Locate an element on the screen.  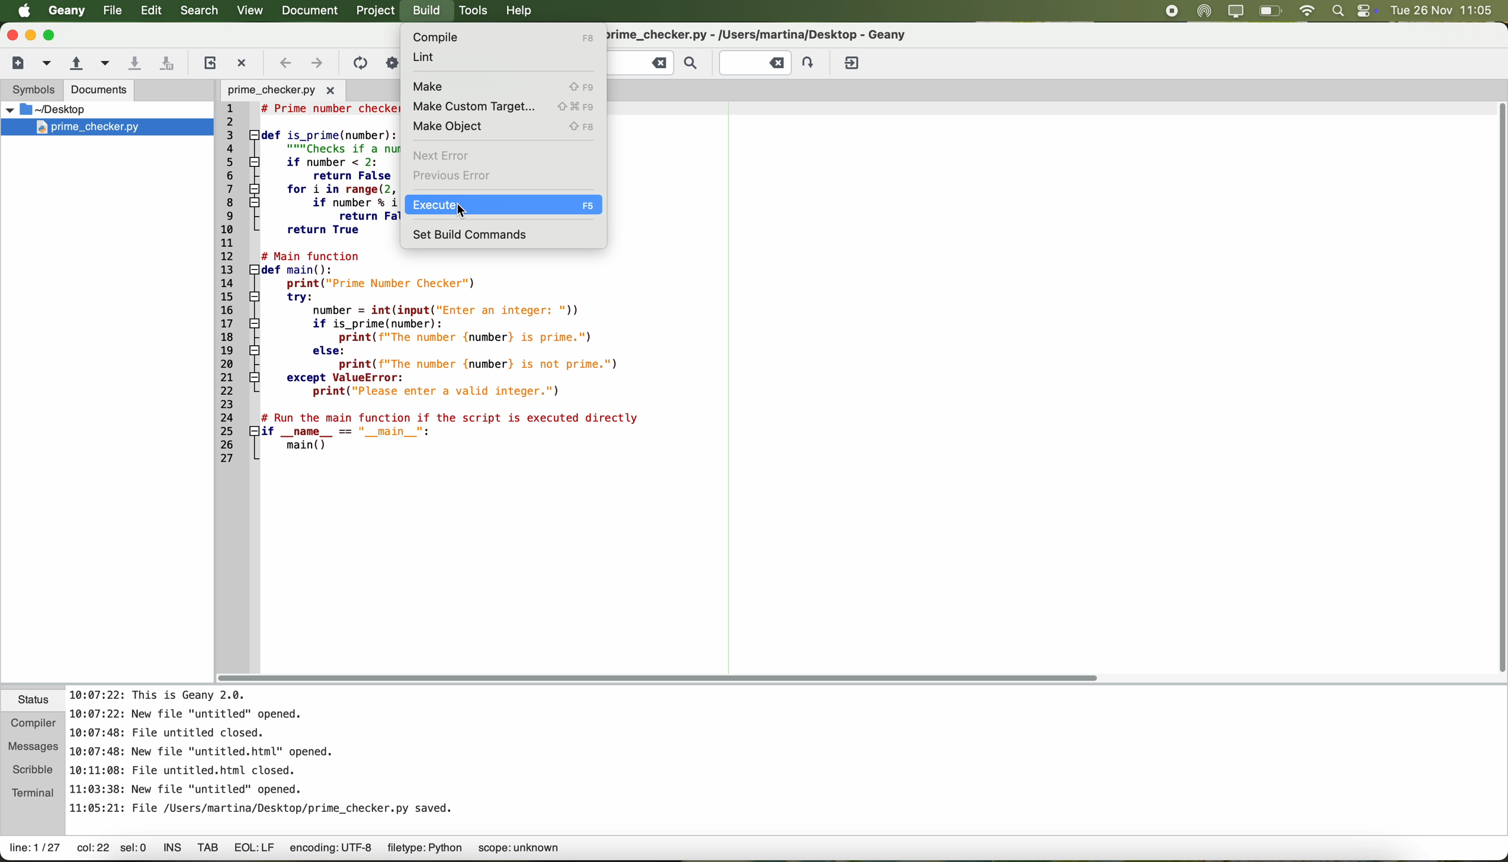
open an existing file is located at coordinates (75, 63).